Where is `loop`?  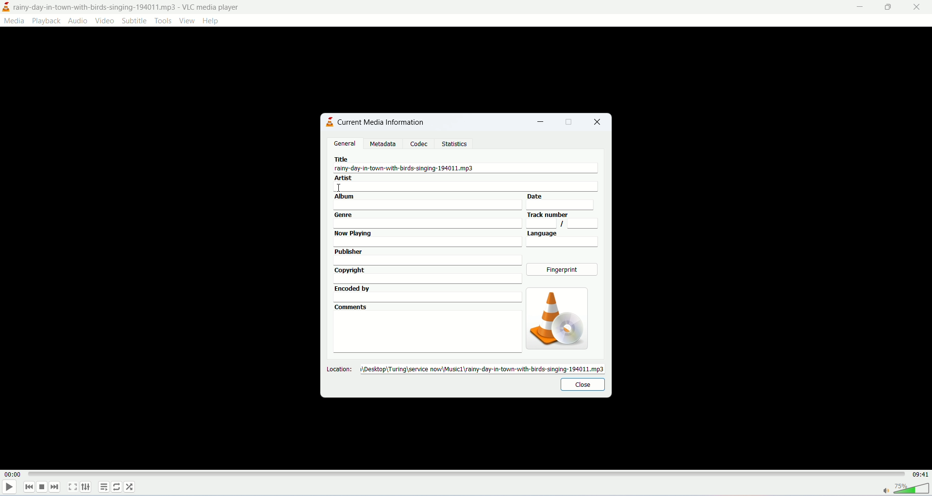 loop is located at coordinates (118, 487).